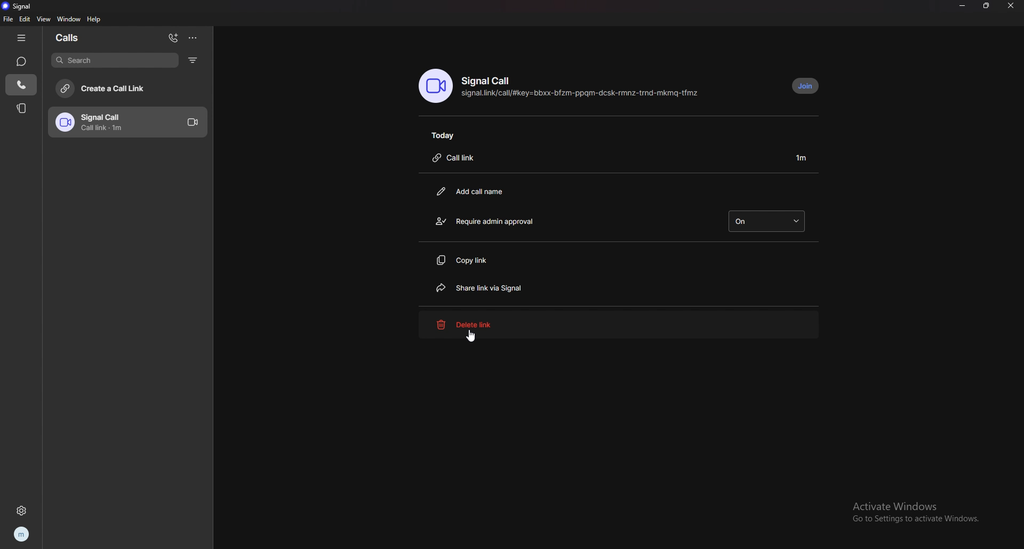 This screenshot has width=1024, height=549. What do you see at coordinates (194, 38) in the screenshot?
I see `options` at bounding box center [194, 38].